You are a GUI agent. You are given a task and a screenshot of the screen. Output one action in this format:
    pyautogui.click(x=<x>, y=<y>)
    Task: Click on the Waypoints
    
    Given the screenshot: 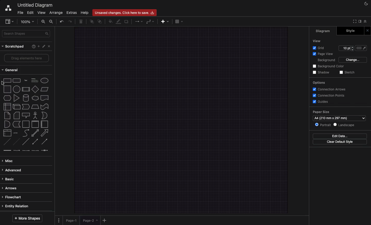 What is the action you would take?
    pyautogui.click(x=151, y=22)
    